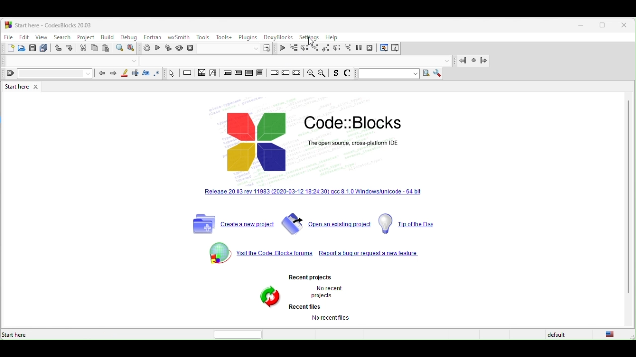 This screenshot has height=357, width=636. Describe the element at coordinates (226, 61) in the screenshot. I see `Code completion compiler` at that location.